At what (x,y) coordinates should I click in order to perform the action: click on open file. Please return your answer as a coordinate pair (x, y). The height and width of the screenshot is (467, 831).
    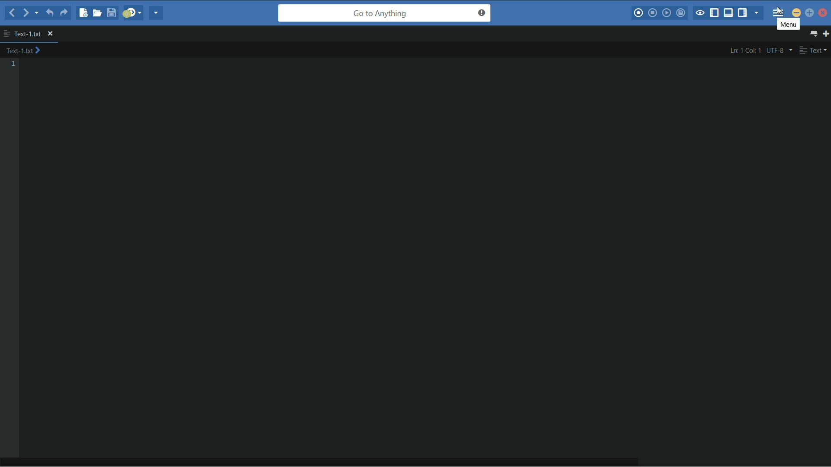
    Looking at the image, I should click on (98, 13).